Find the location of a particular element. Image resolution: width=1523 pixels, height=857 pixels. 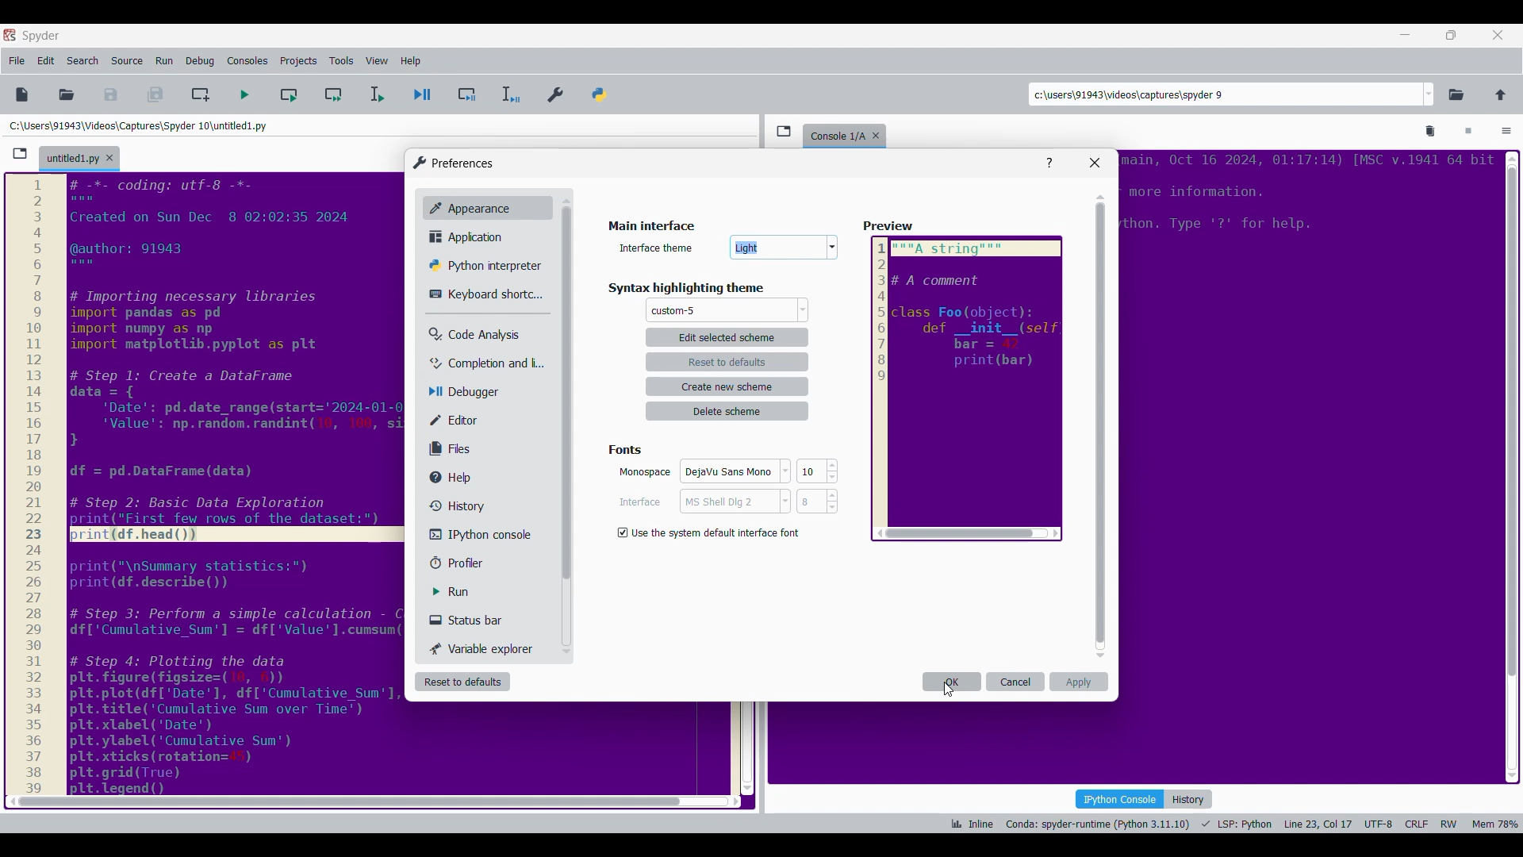

Change to parent directory is located at coordinates (1501, 94).